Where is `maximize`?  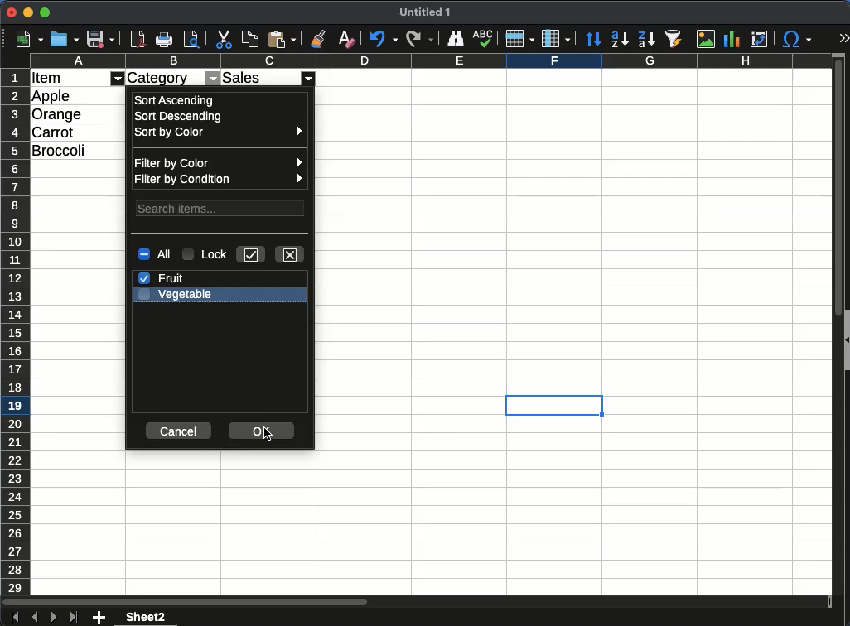
maximize is located at coordinates (44, 12).